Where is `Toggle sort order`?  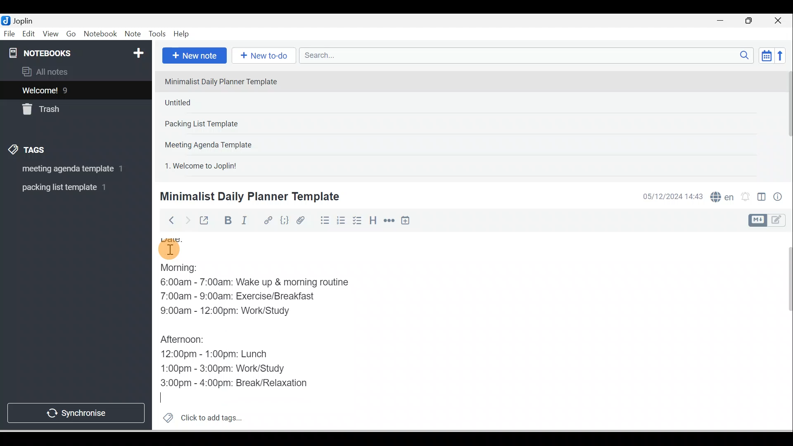
Toggle sort order is located at coordinates (766, 55).